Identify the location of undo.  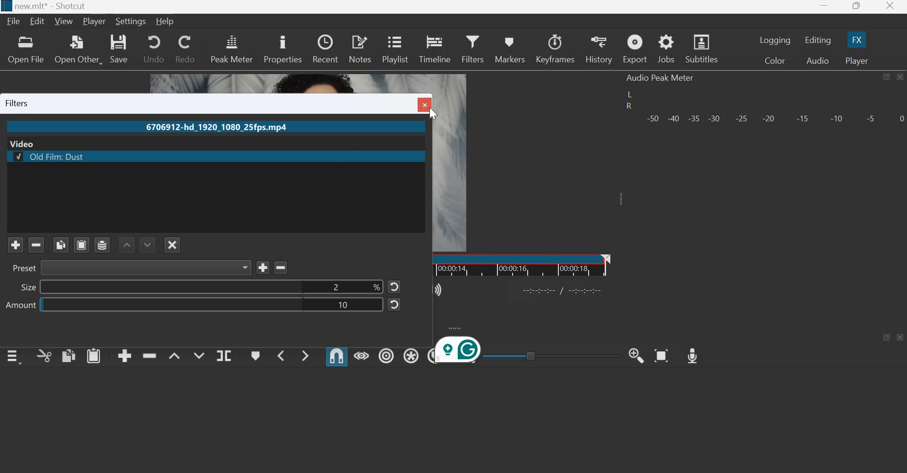
(154, 48).